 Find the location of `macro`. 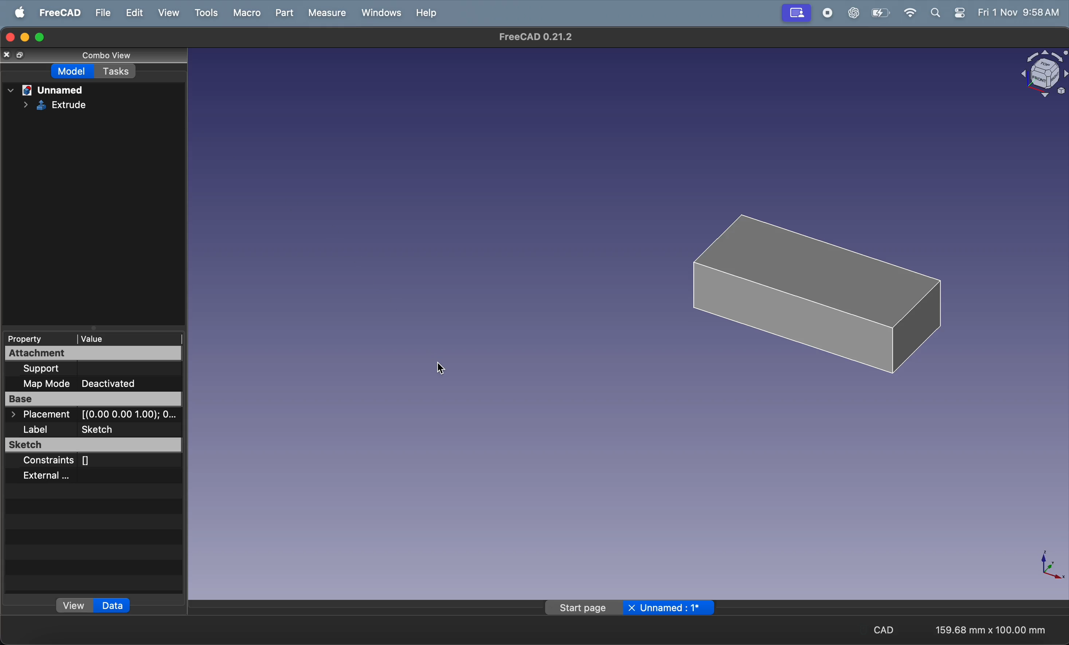

macro is located at coordinates (243, 13).